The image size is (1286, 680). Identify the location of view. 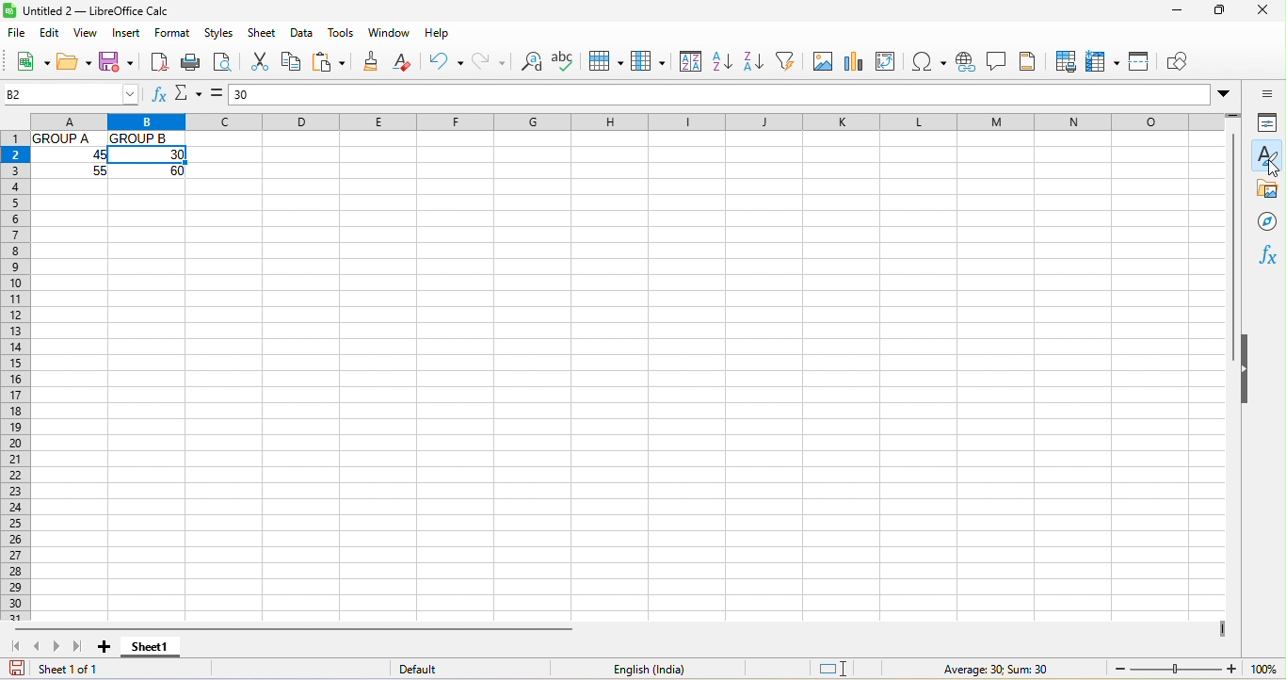
(88, 34).